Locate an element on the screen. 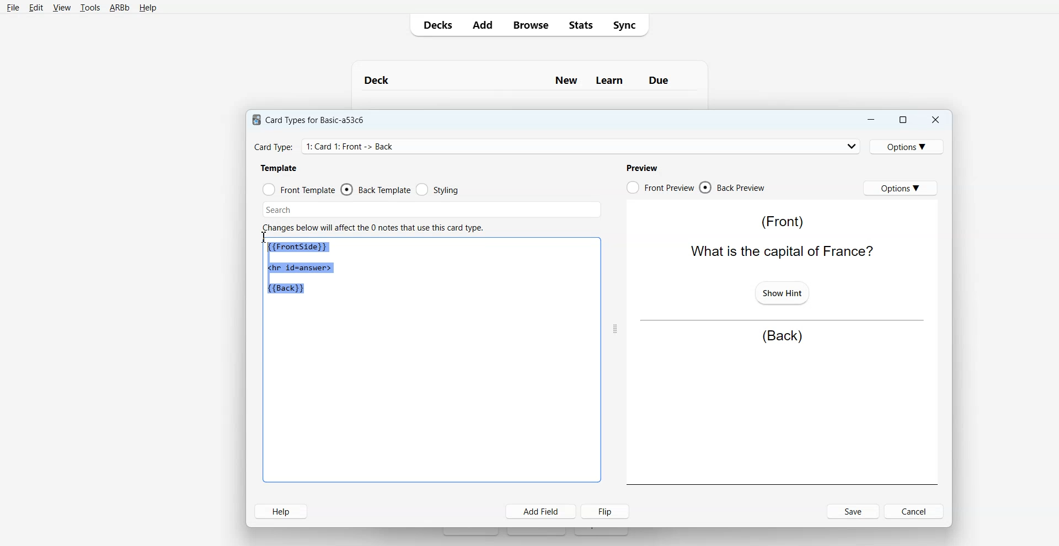  Front Template is located at coordinates (299, 190).